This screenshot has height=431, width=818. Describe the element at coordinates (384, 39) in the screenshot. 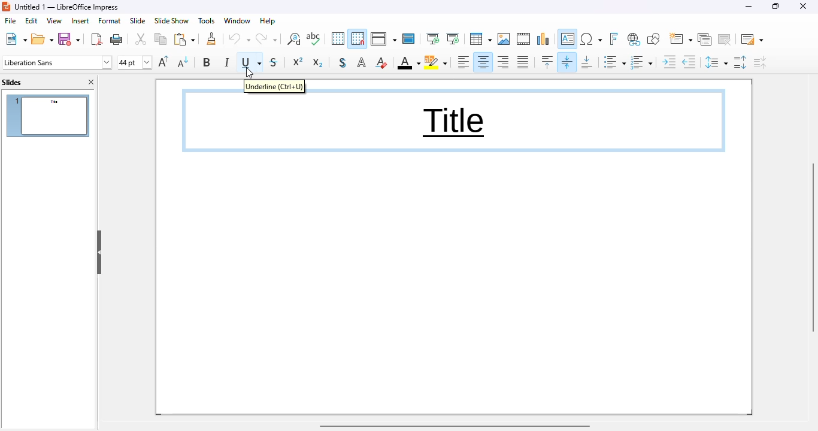

I see `display views` at that location.